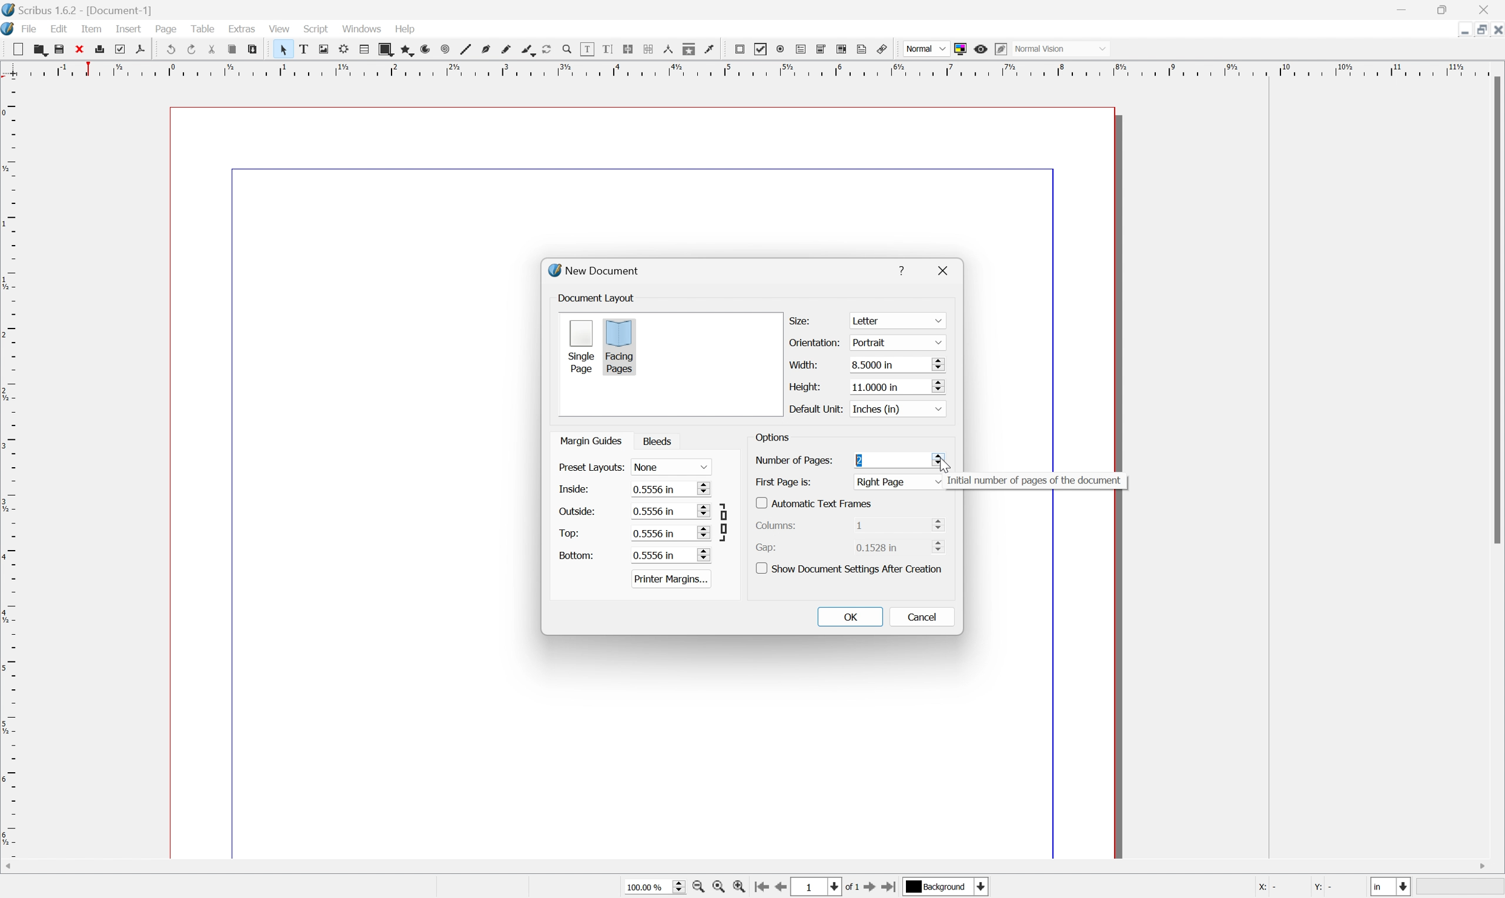  What do you see at coordinates (870, 888) in the screenshot?
I see `go to next page` at bounding box center [870, 888].